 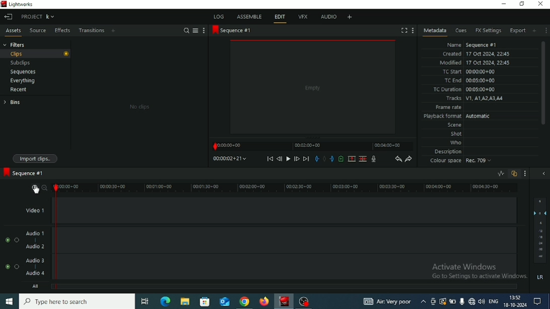 What do you see at coordinates (461, 301) in the screenshot?
I see `Mic` at bounding box center [461, 301].